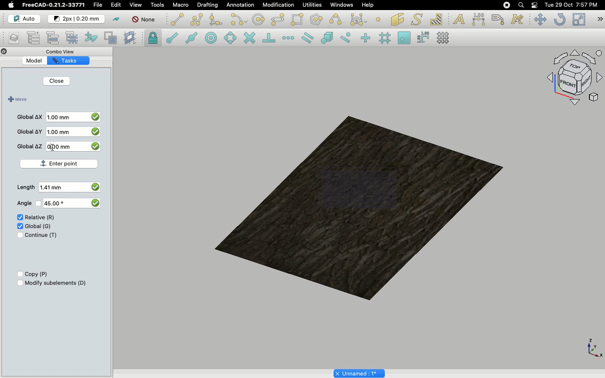 The height and width of the screenshot is (378, 605). I want to click on Polyline, so click(197, 19).